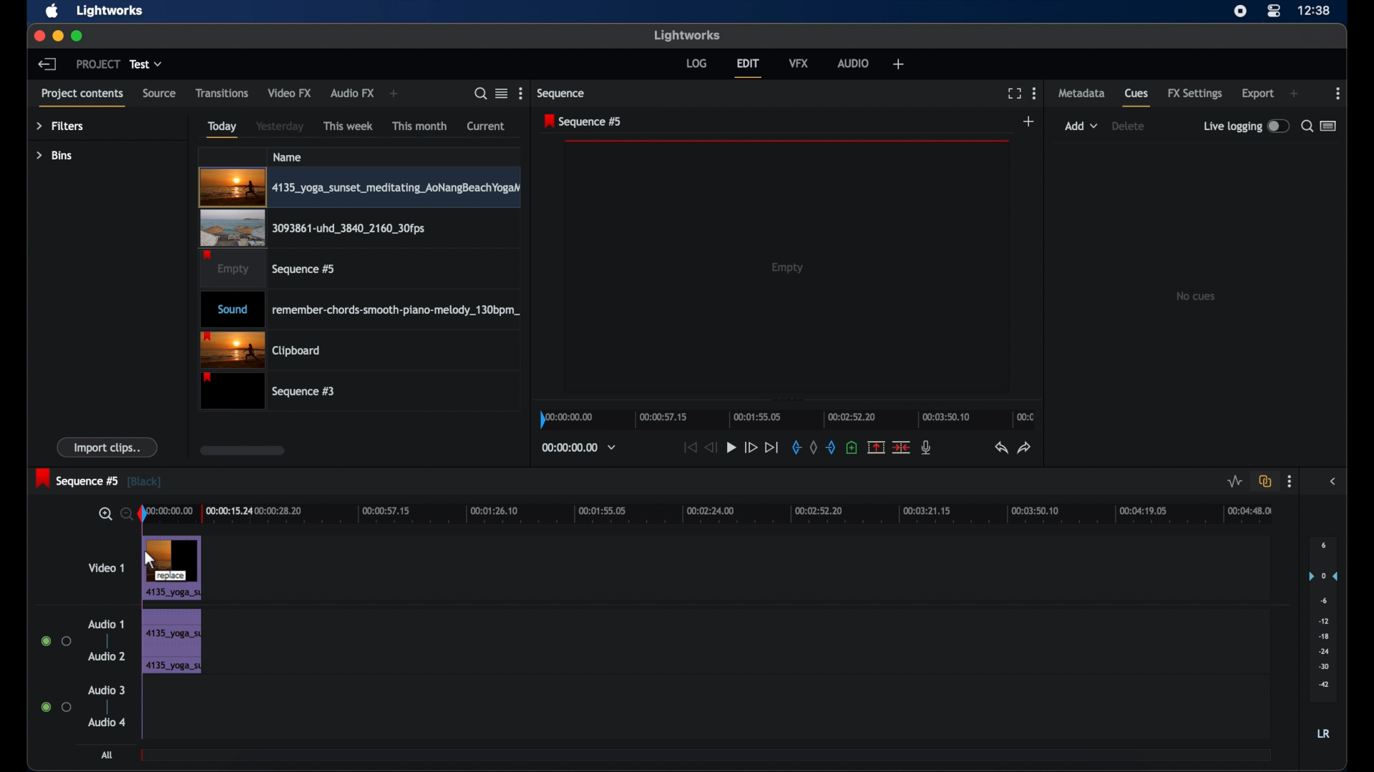 The image size is (1374, 772). I want to click on back, so click(49, 64).